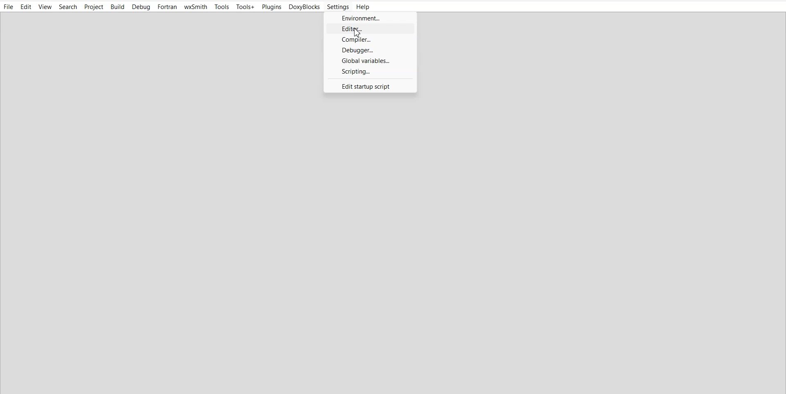 This screenshot has width=786, height=394. Describe the element at coordinates (95, 7) in the screenshot. I see `Project` at that location.